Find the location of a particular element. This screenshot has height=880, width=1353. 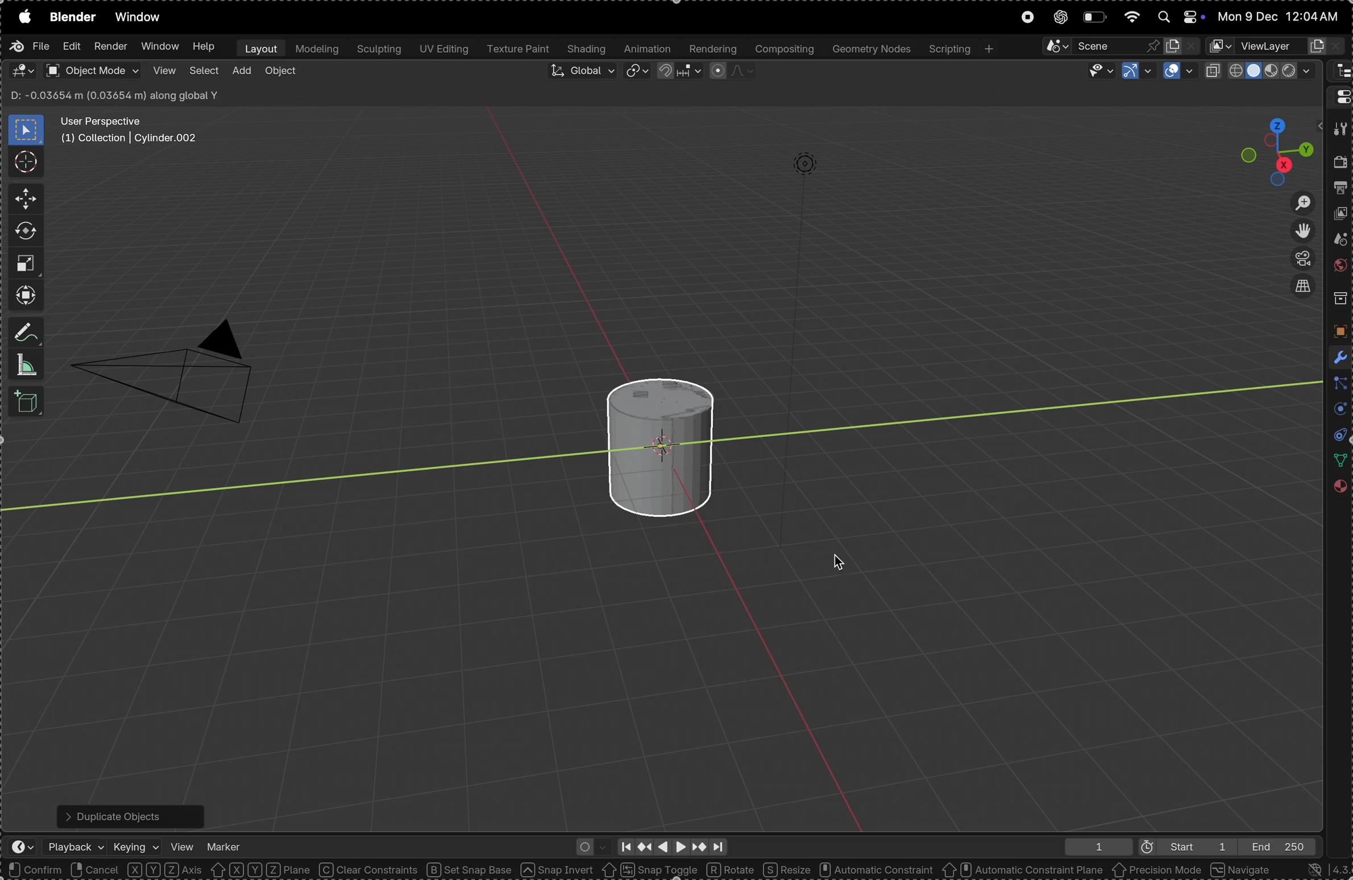

texture paint is located at coordinates (518, 49).